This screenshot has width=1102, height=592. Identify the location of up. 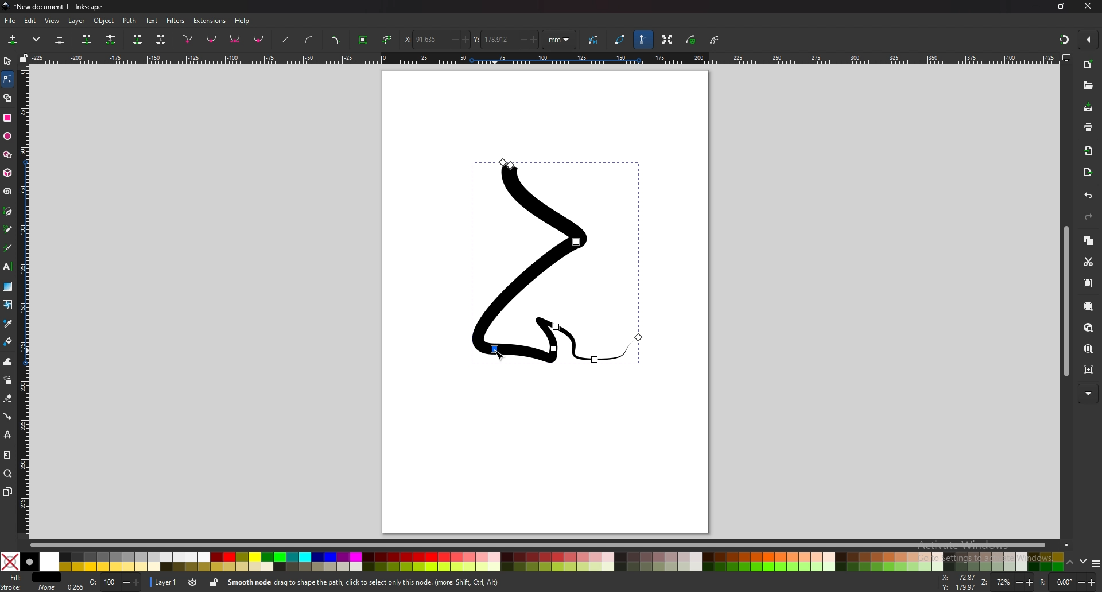
(1070, 563).